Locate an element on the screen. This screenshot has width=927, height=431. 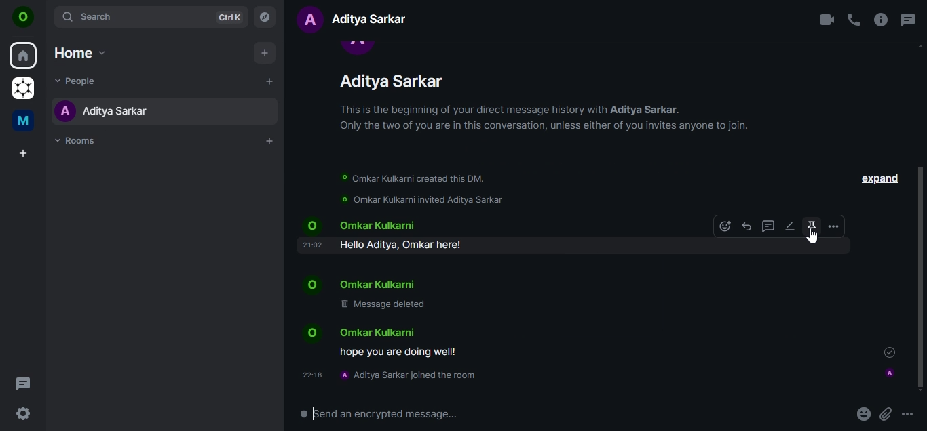
scroll bar is located at coordinates (920, 276).